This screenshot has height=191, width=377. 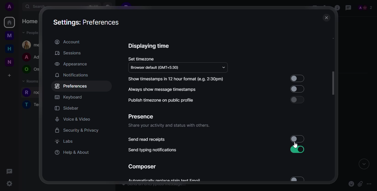 I want to click on sessions, so click(x=68, y=53).